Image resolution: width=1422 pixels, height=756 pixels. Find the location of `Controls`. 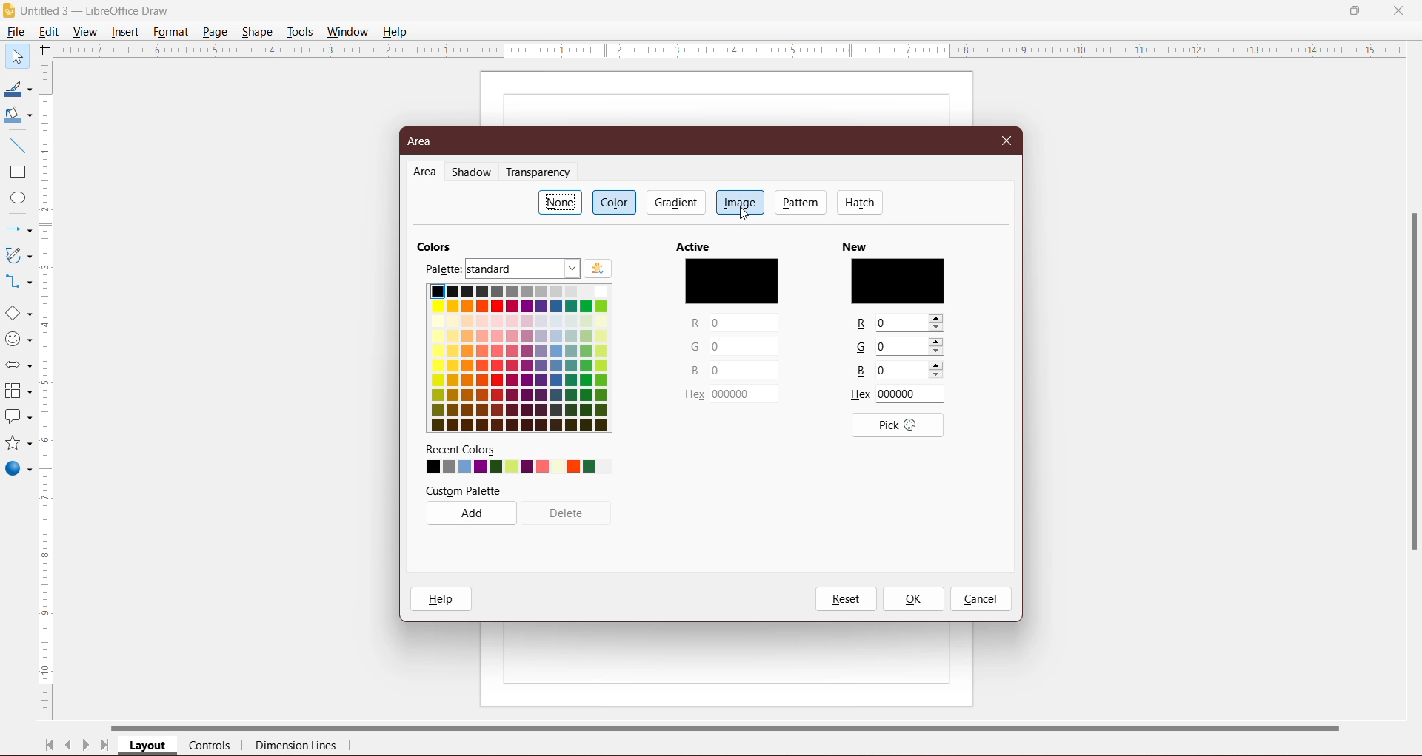

Controls is located at coordinates (214, 746).